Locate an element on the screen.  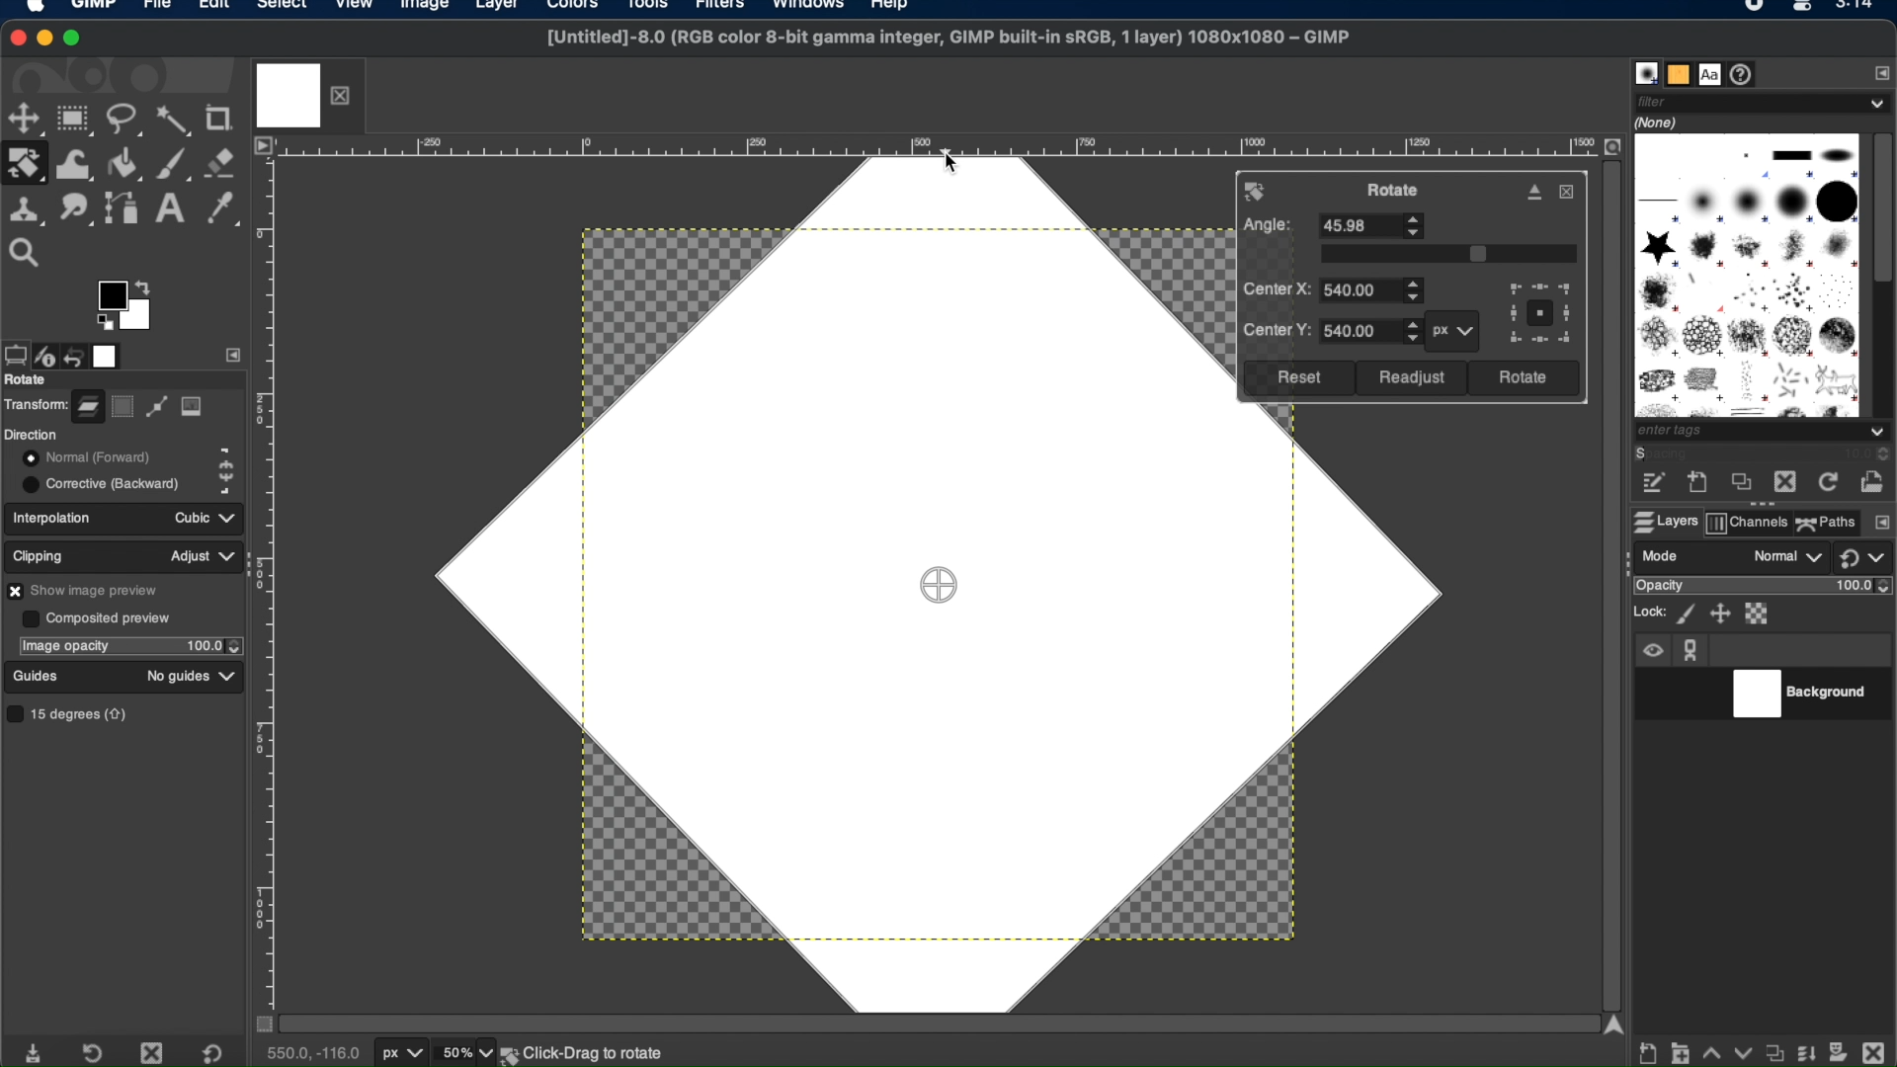
scroll box is located at coordinates (1884, 210).